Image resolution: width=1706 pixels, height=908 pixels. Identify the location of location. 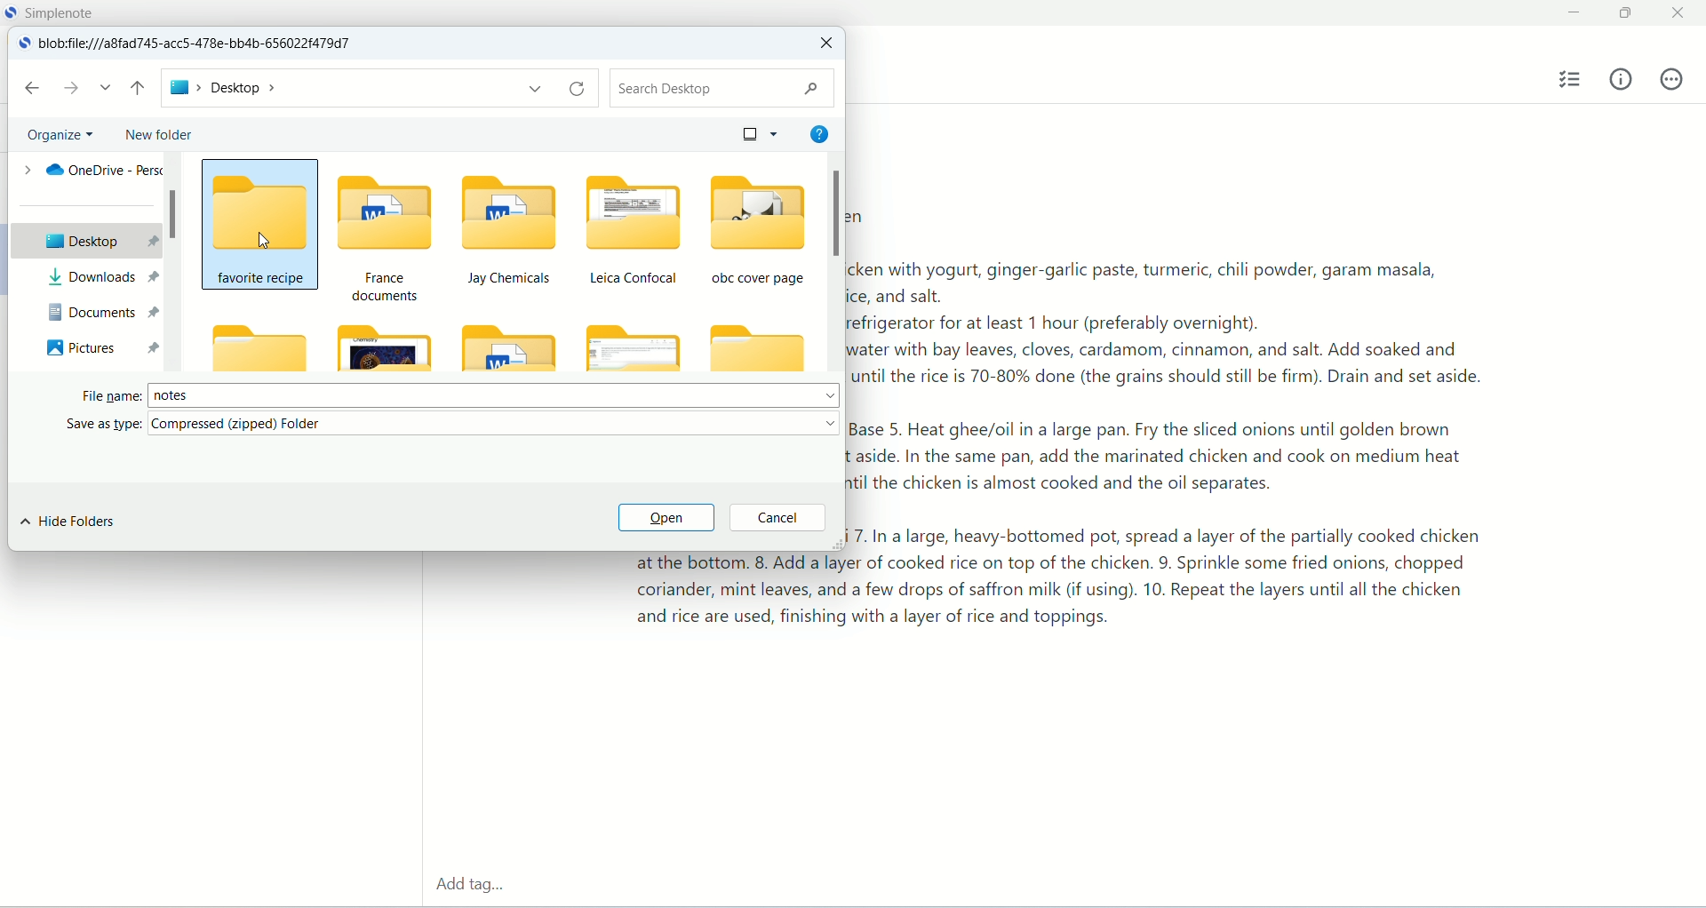
(203, 44).